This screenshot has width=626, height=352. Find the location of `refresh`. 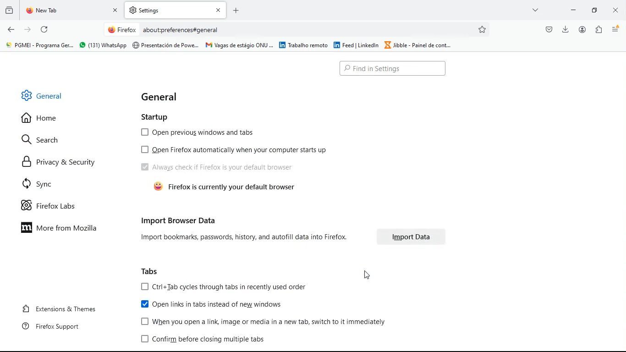

refresh is located at coordinates (45, 30).